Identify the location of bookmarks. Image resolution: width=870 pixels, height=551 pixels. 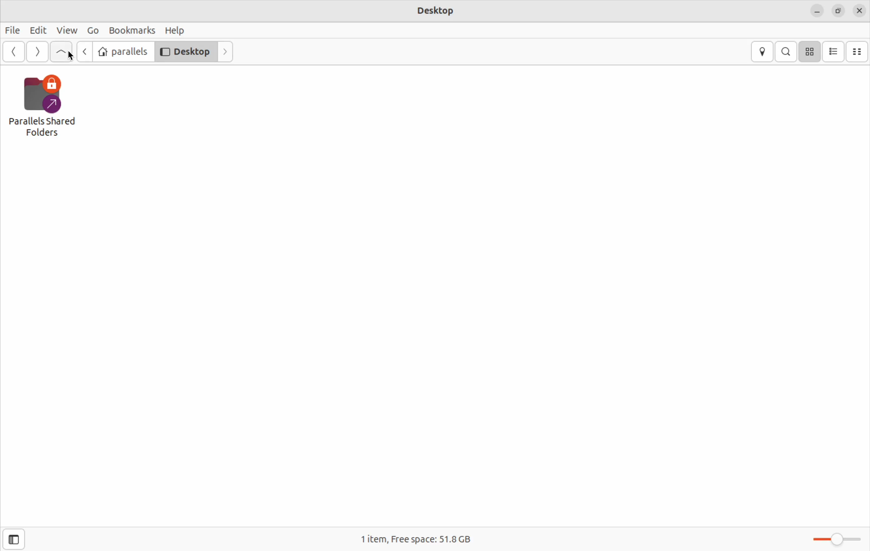
(132, 31).